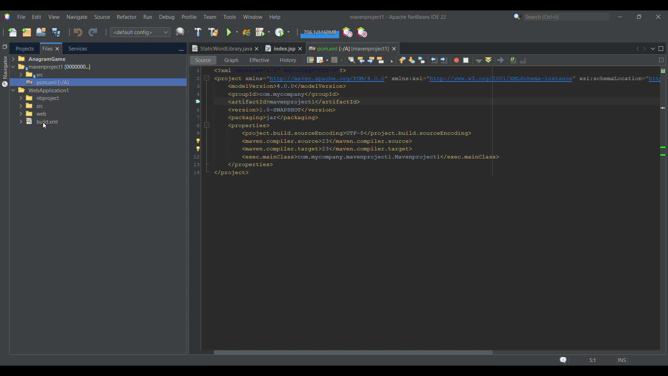 The width and height of the screenshot is (668, 376). I want to click on Close tab, so click(394, 49).